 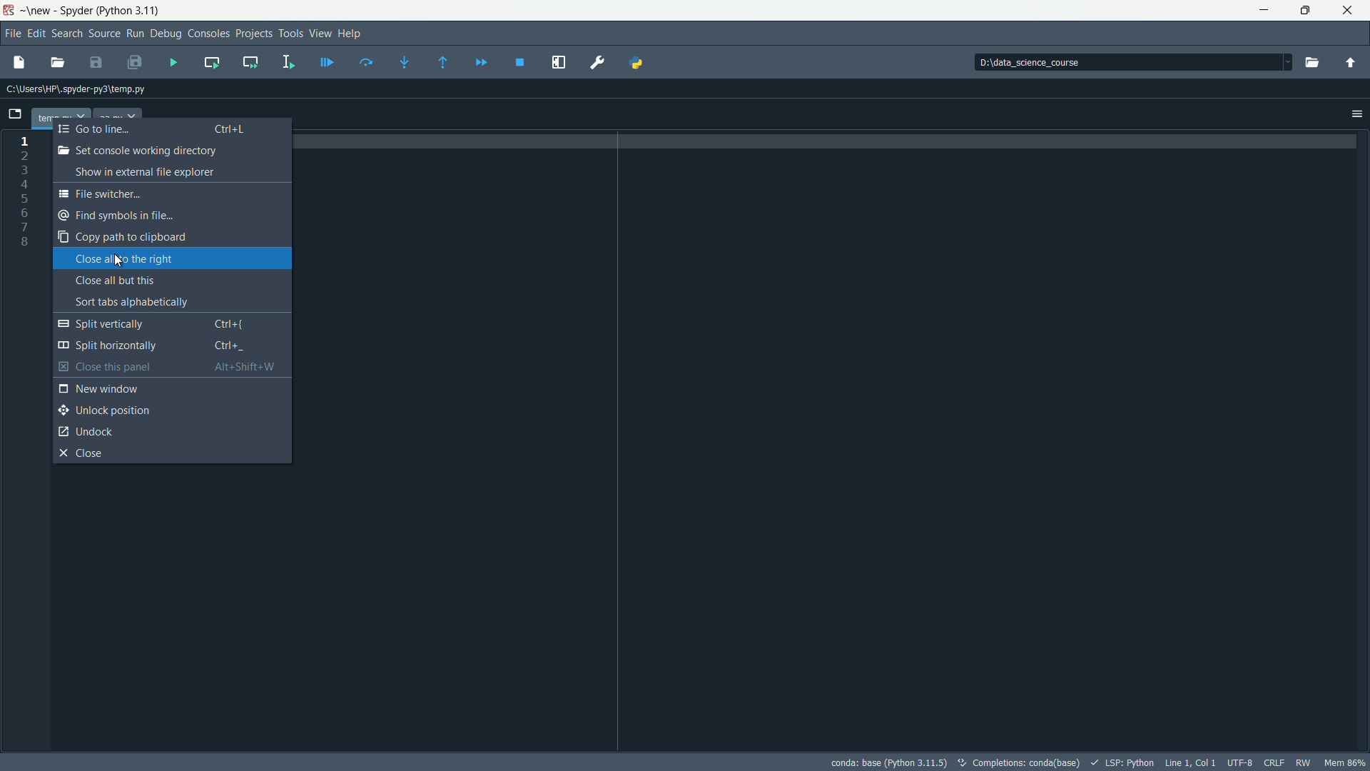 I want to click on set console working directory, so click(x=138, y=151).